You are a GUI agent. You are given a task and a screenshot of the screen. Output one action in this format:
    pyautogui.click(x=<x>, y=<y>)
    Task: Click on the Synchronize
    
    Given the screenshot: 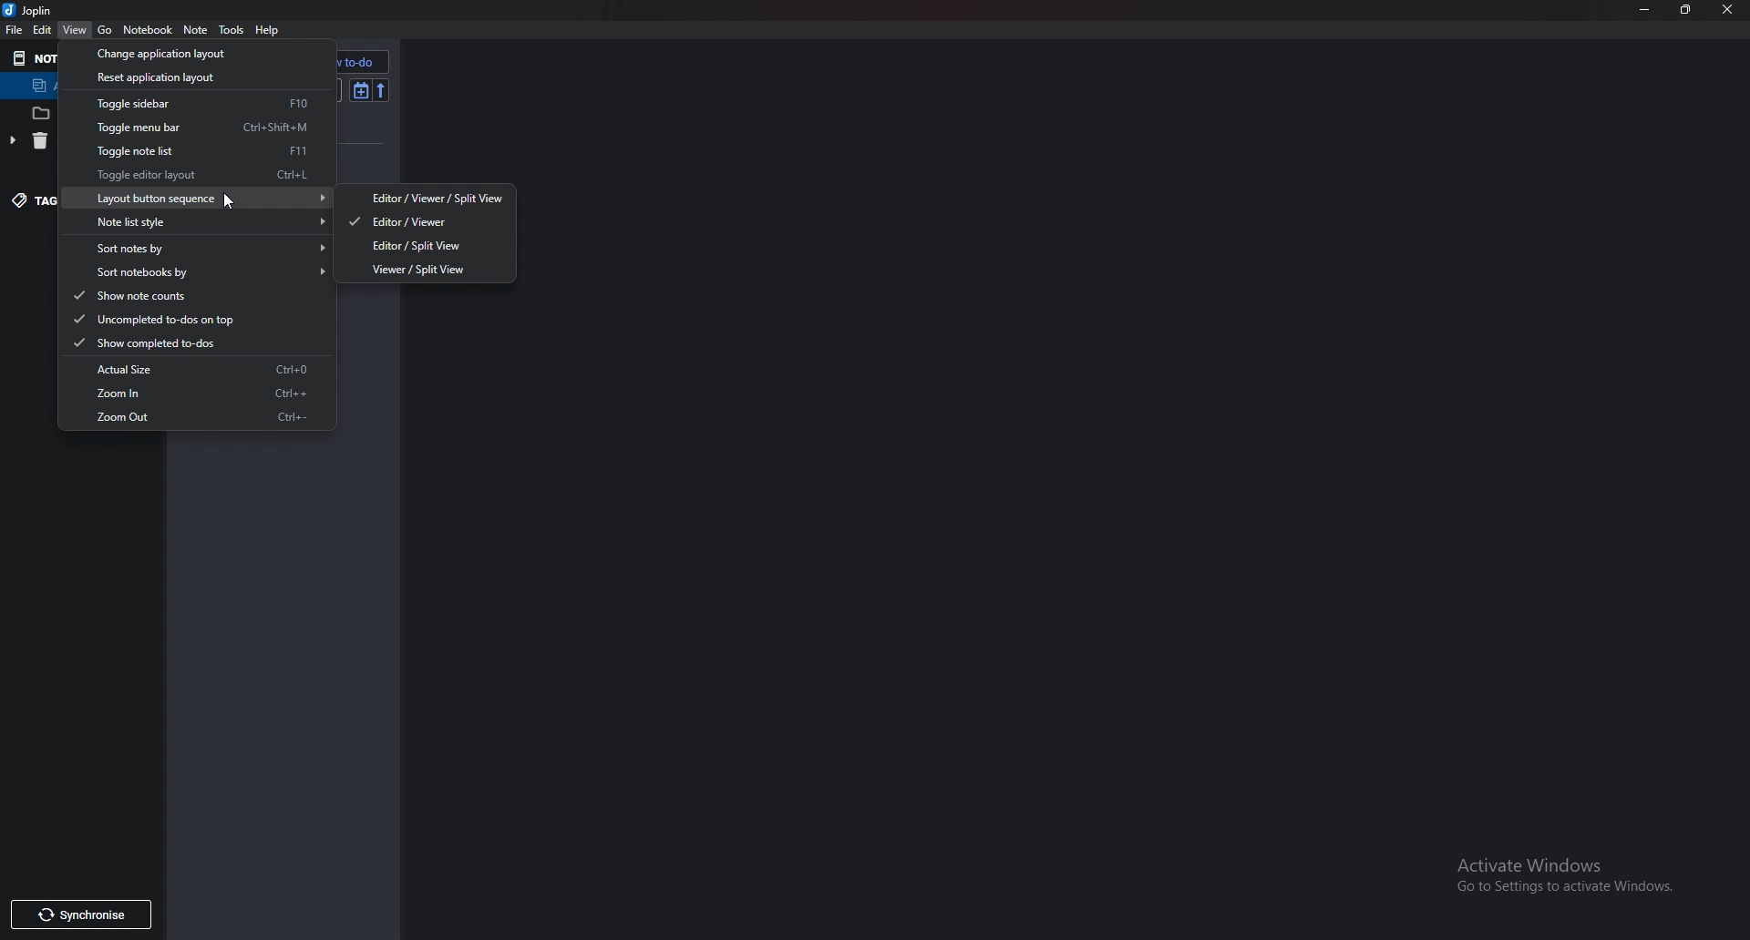 What is the action you would take?
    pyautogui.click(x=77, y=915)
    